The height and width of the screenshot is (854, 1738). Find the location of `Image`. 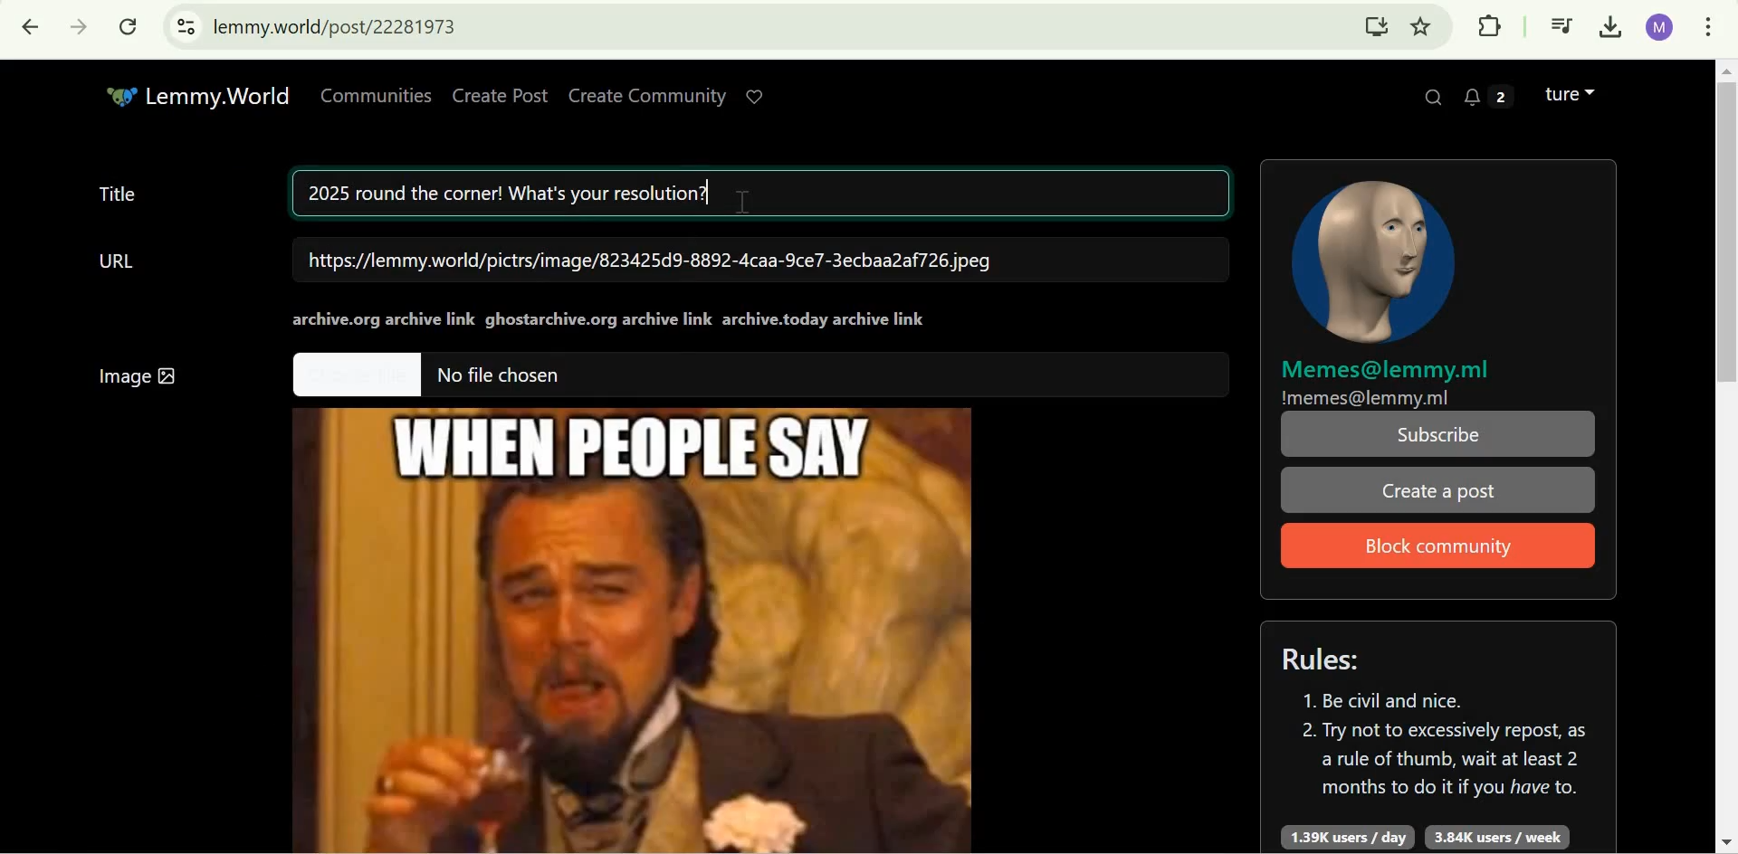

Image is located at coordinates (139, 370).